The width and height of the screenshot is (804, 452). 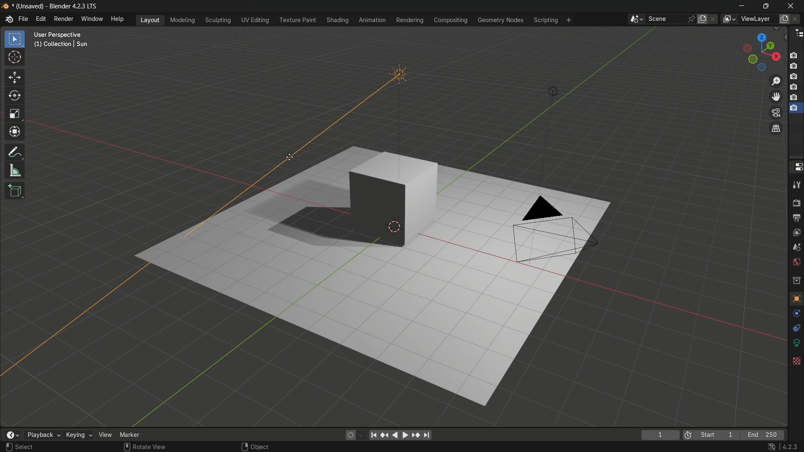 What do you see at coordinates (244, 447) in the screenshot?
I see `right click` at bounding box center [244, 447].